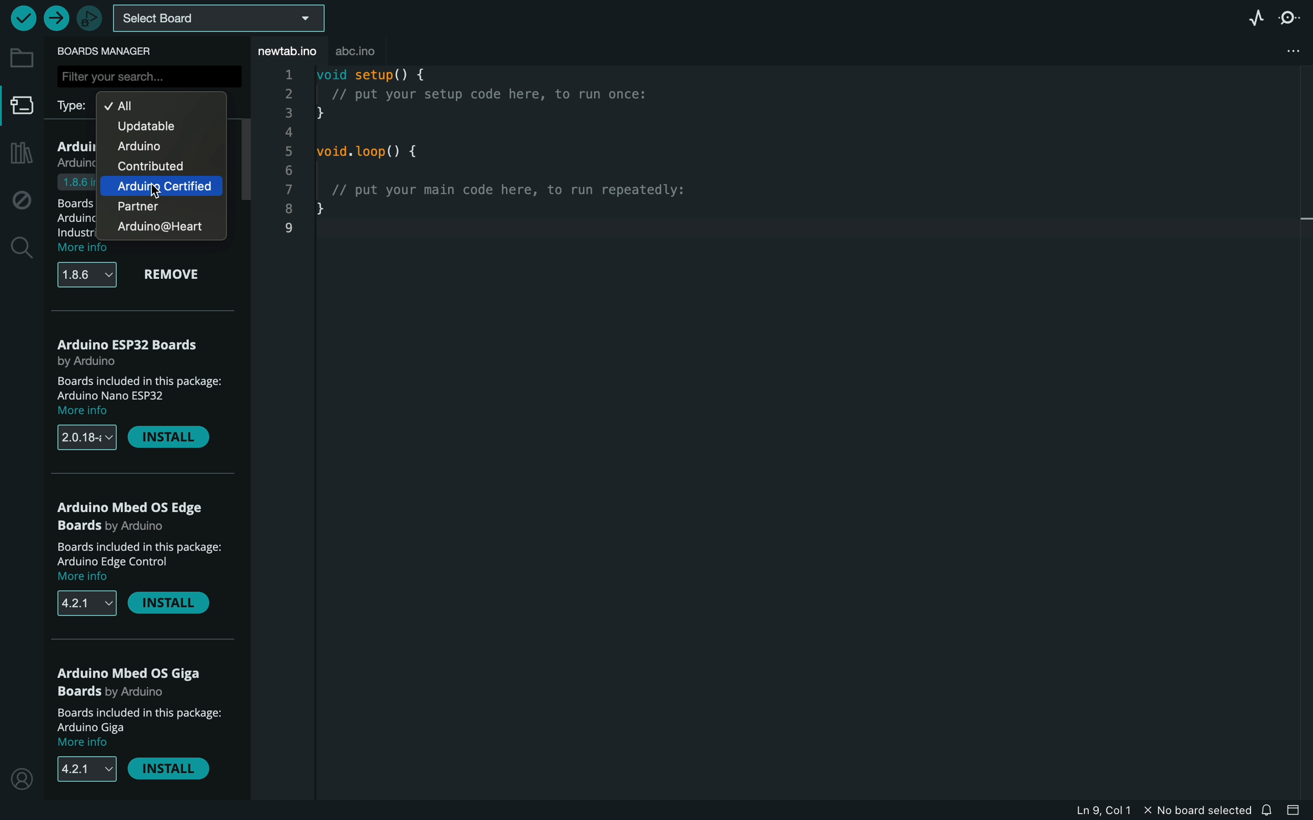 The height and width of the screenshot is (820, 1313). I want to click on folder, so click(20, 59).